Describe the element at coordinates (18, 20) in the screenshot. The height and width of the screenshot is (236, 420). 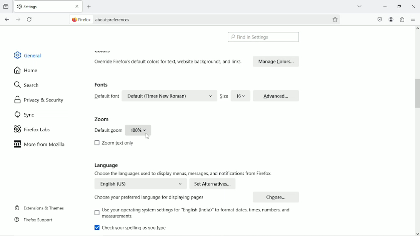
I see `go forward` at that location.